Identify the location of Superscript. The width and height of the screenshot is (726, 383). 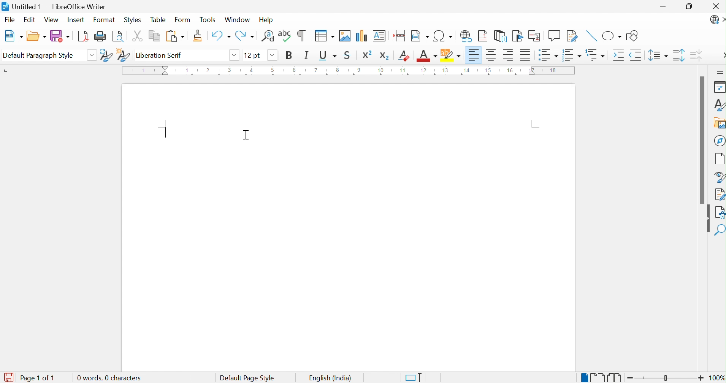
(367, 55).